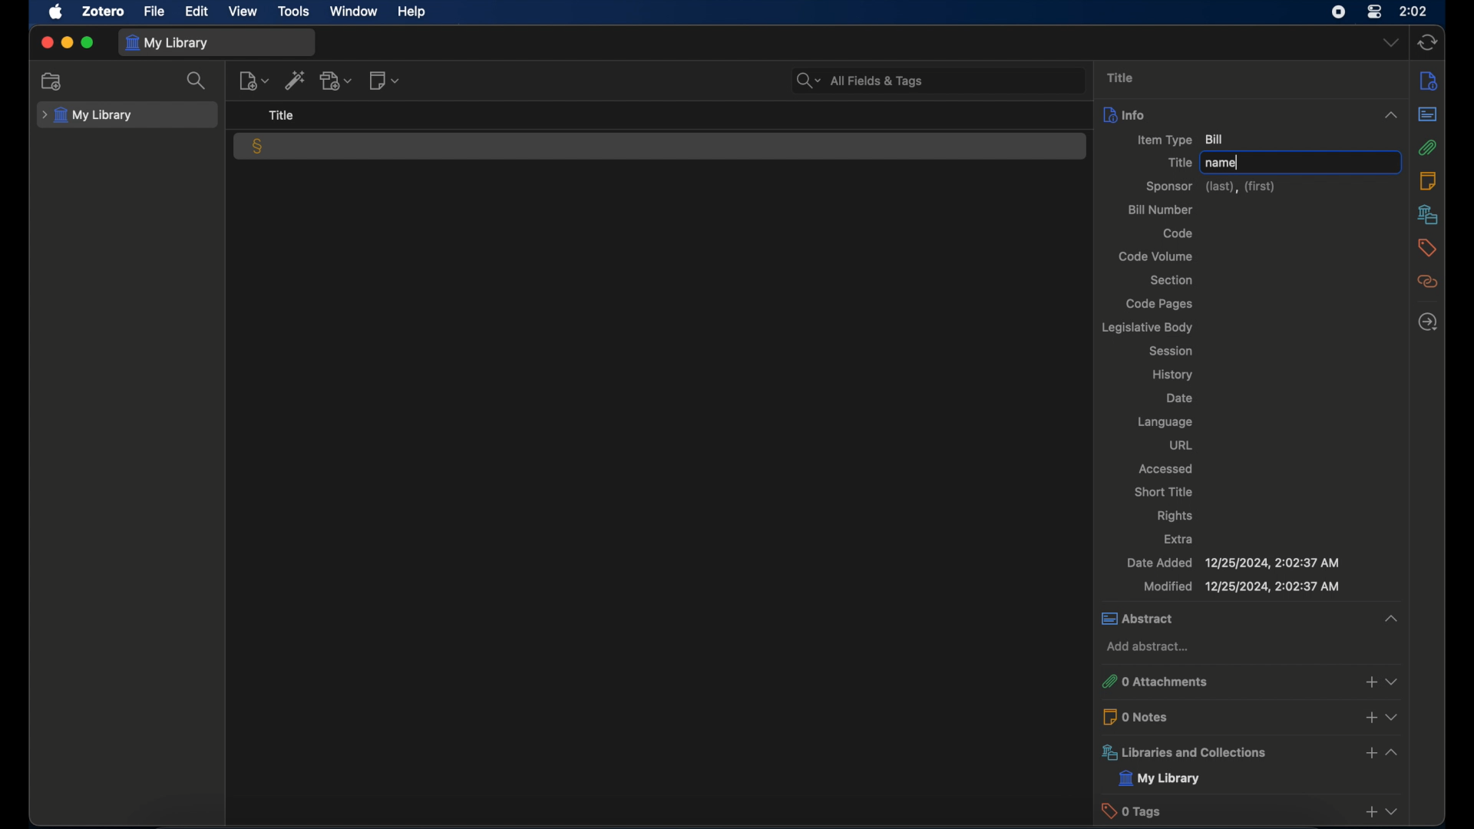 This screenshot has height=829, width=1474. Describe the element at coordinates (1428, 214) in the screenshot. I see `libraries` at that location.